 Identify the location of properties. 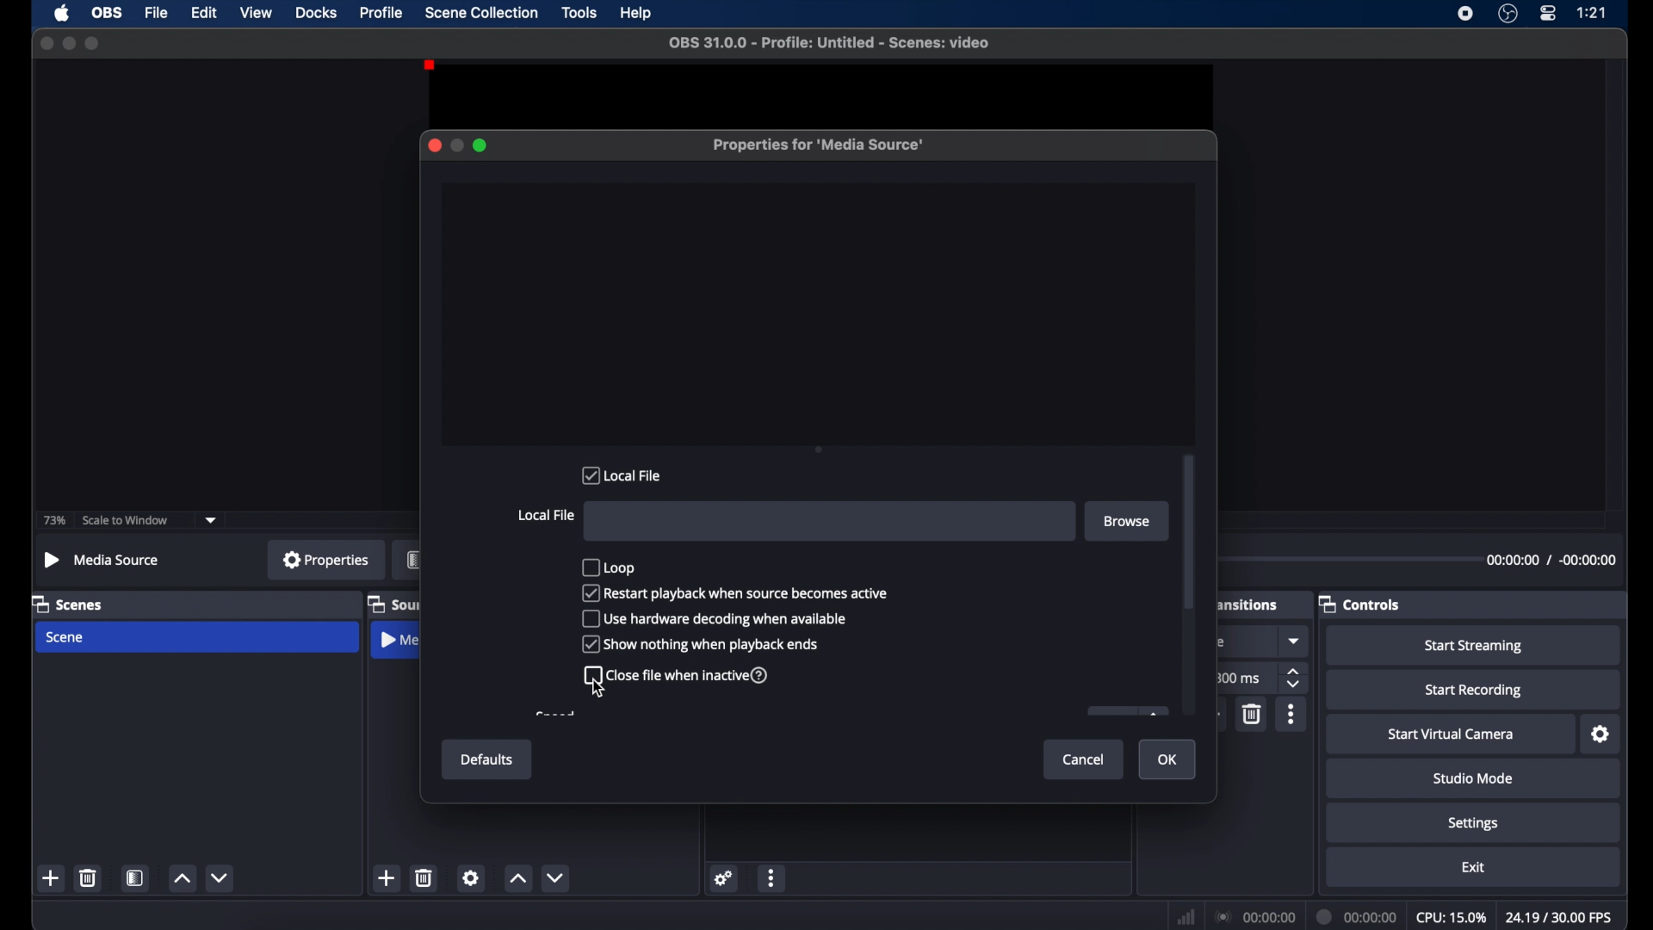
(325, 560).